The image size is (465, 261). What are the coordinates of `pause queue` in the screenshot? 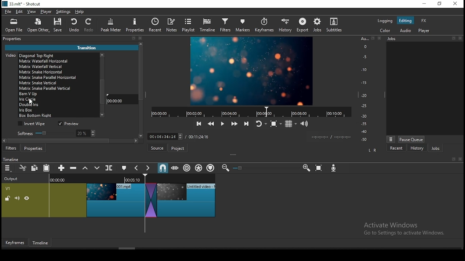 It's located at (411, 139).